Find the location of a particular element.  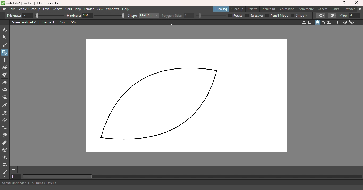

Magnet tool is located at coordinates (5, 150).